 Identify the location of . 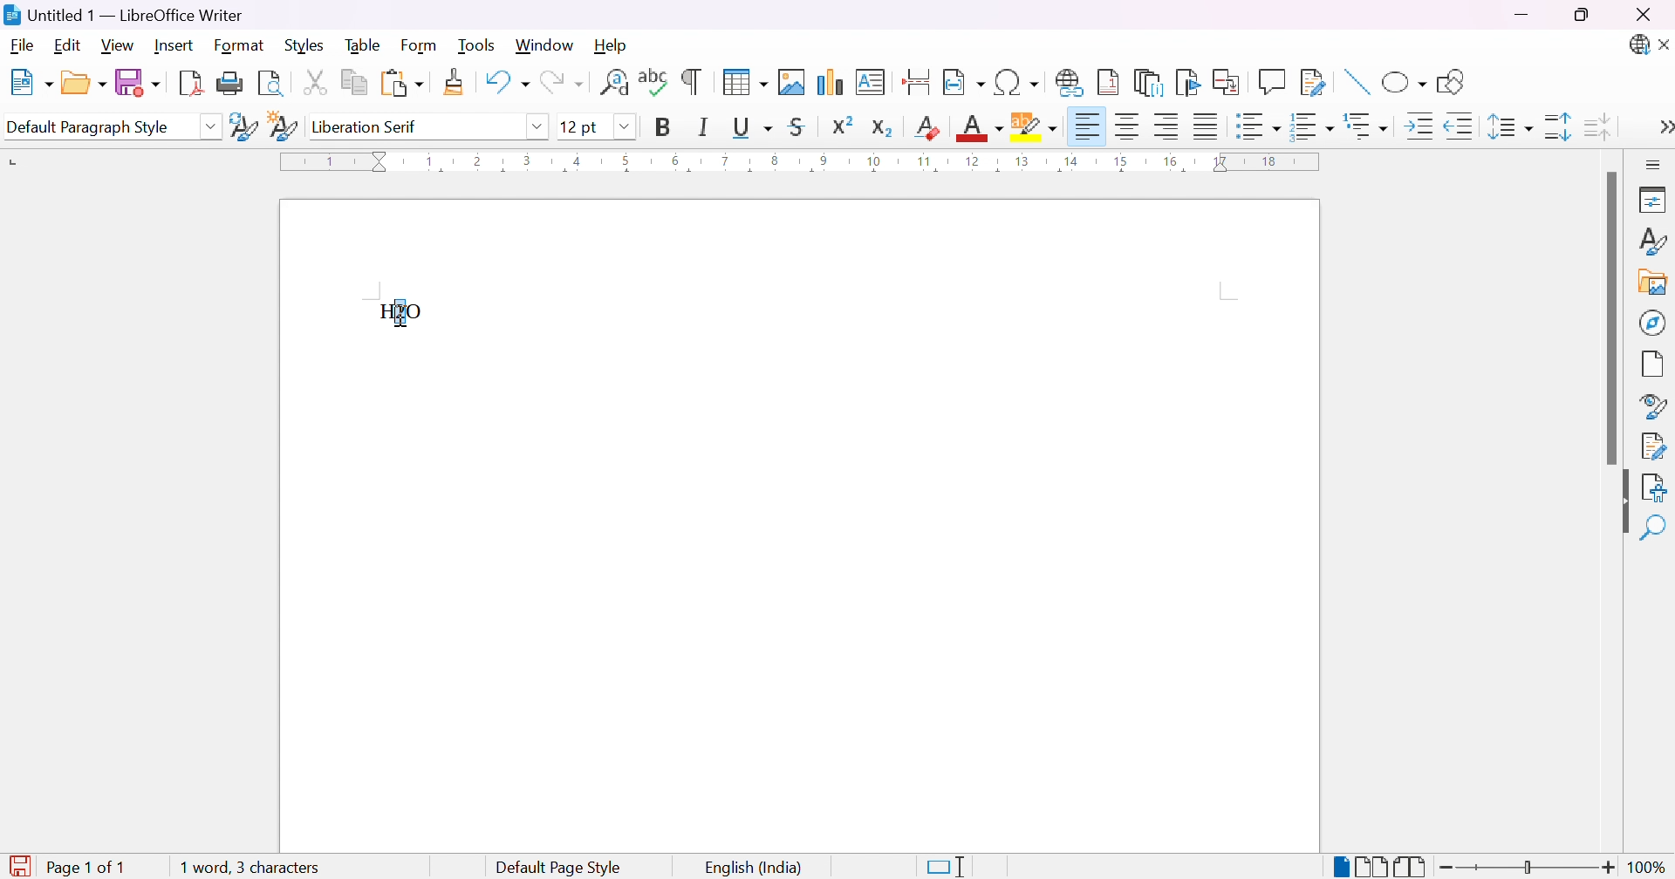
(616, 84).